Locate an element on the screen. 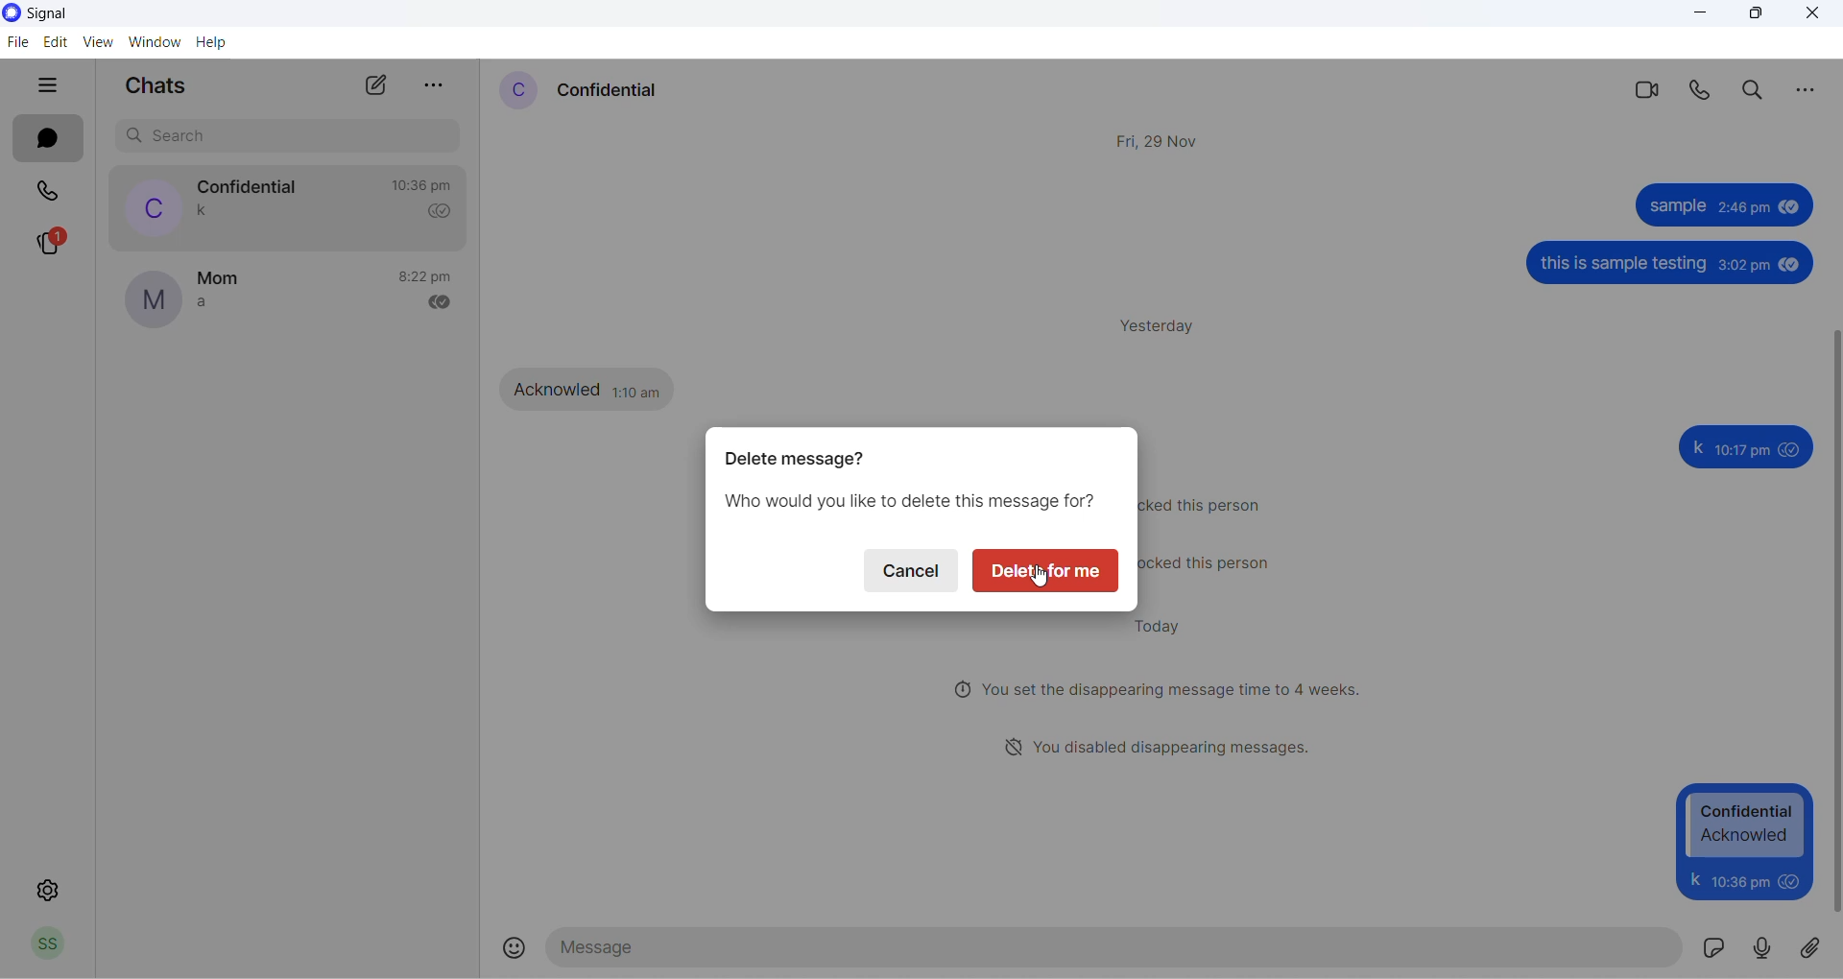  message text area is located at coordinates (1119, 945).